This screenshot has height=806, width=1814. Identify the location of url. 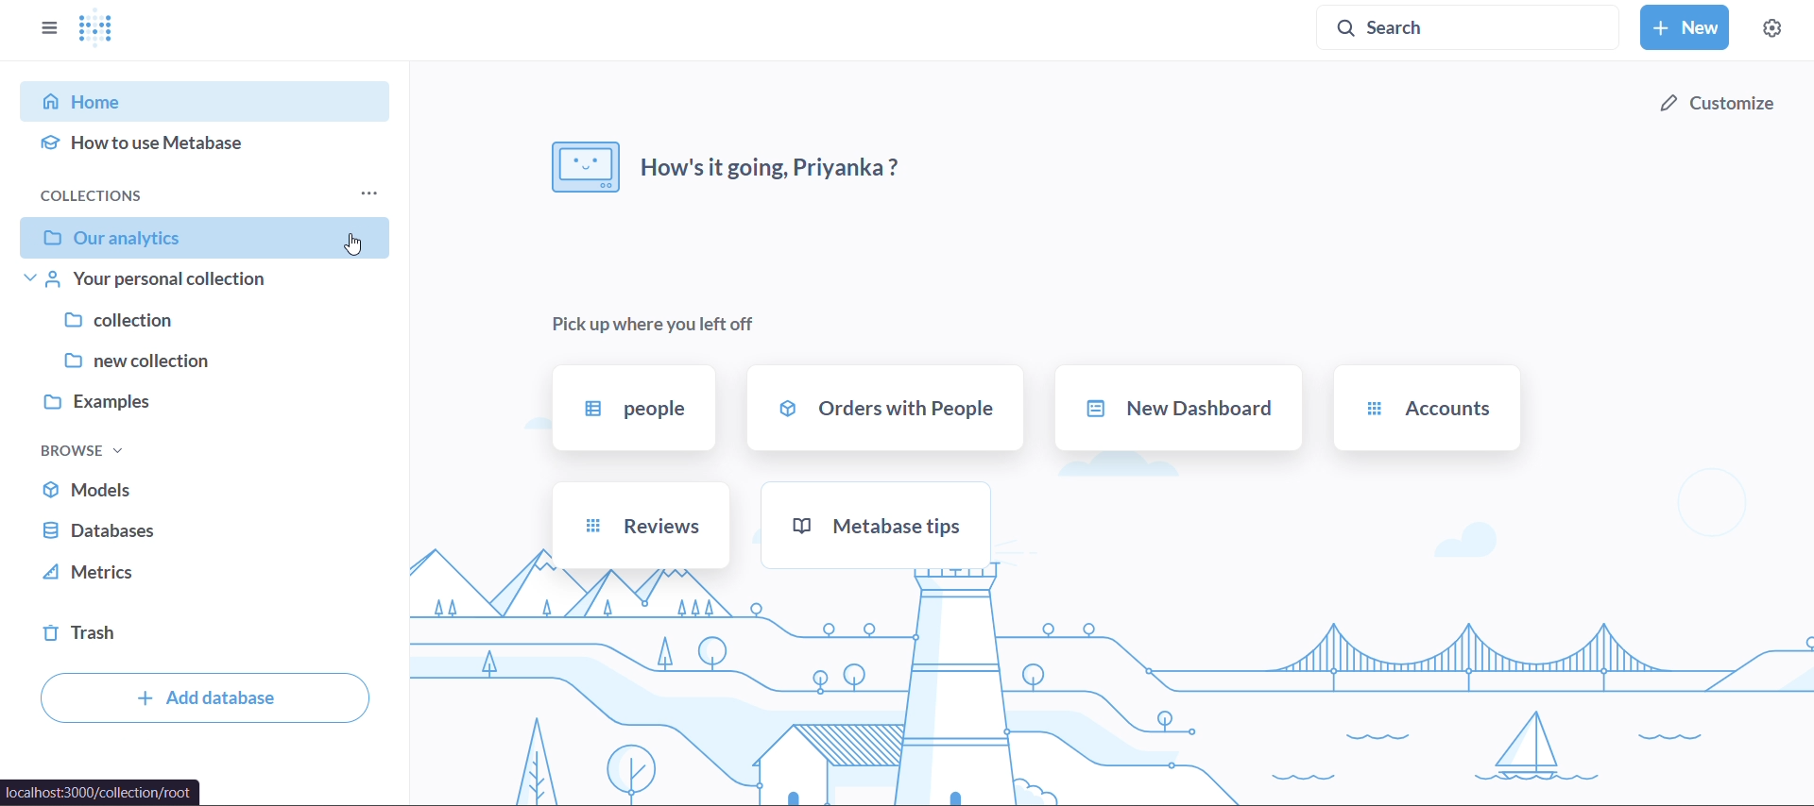
(101, 793).